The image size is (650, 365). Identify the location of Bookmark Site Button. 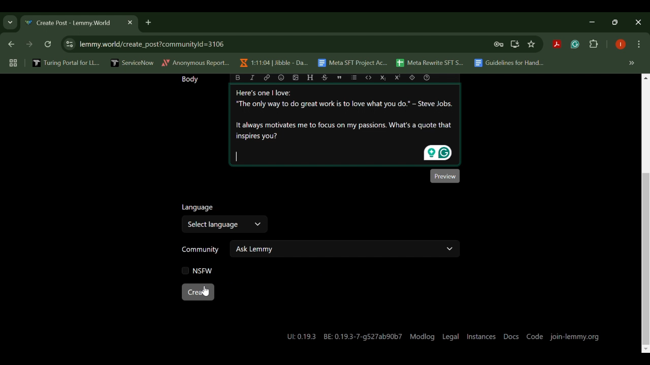
(531, 45).